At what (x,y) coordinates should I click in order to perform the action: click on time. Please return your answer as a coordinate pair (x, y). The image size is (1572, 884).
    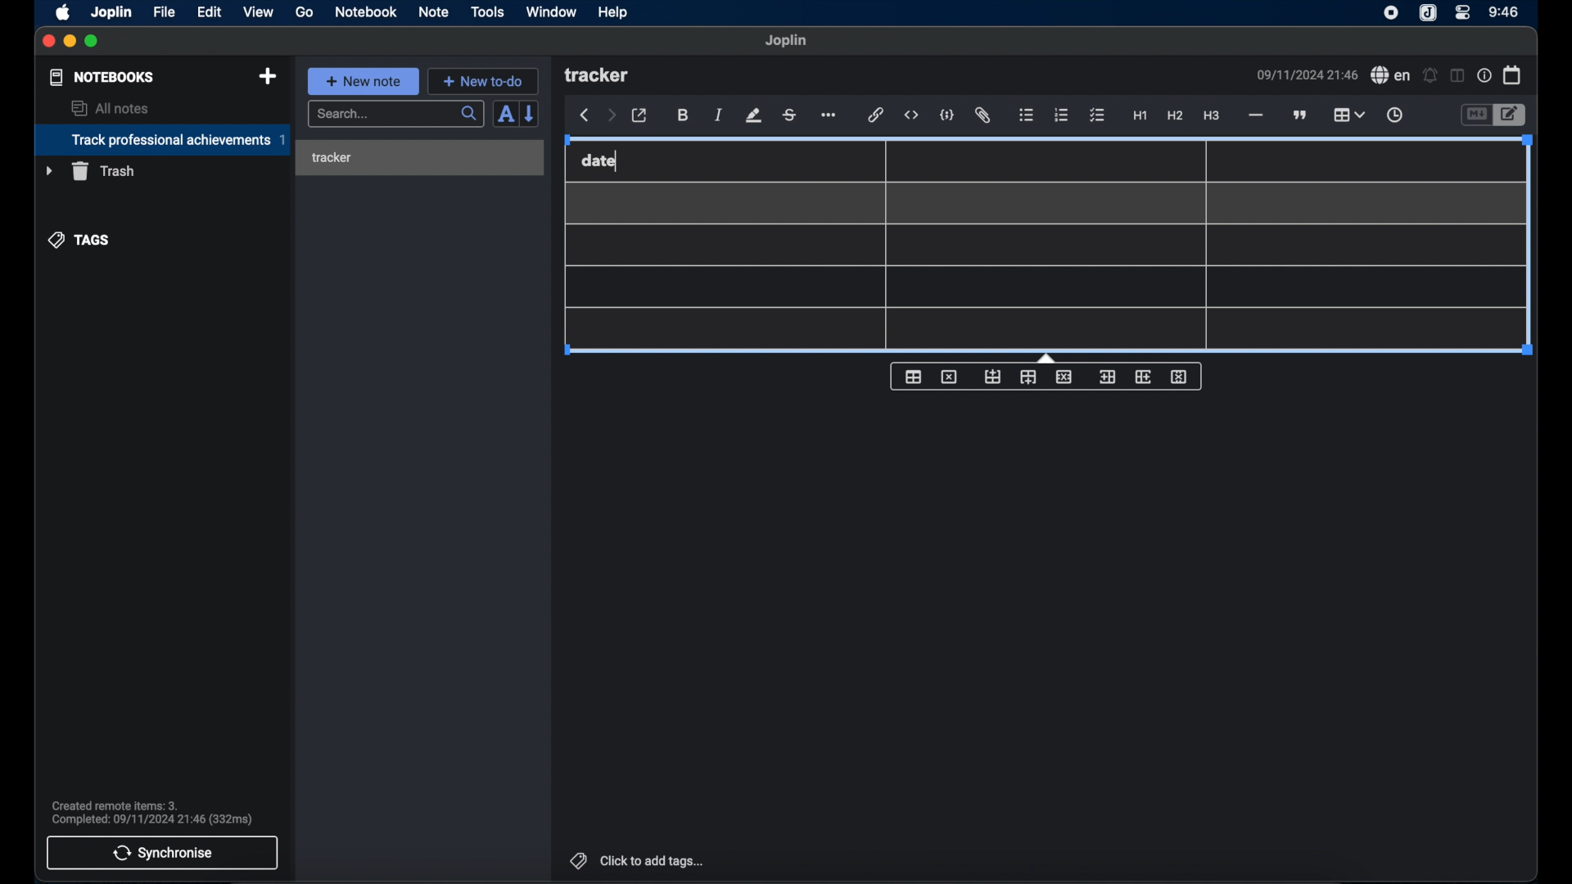
    Looking at the image, I should click on (1504, 11).